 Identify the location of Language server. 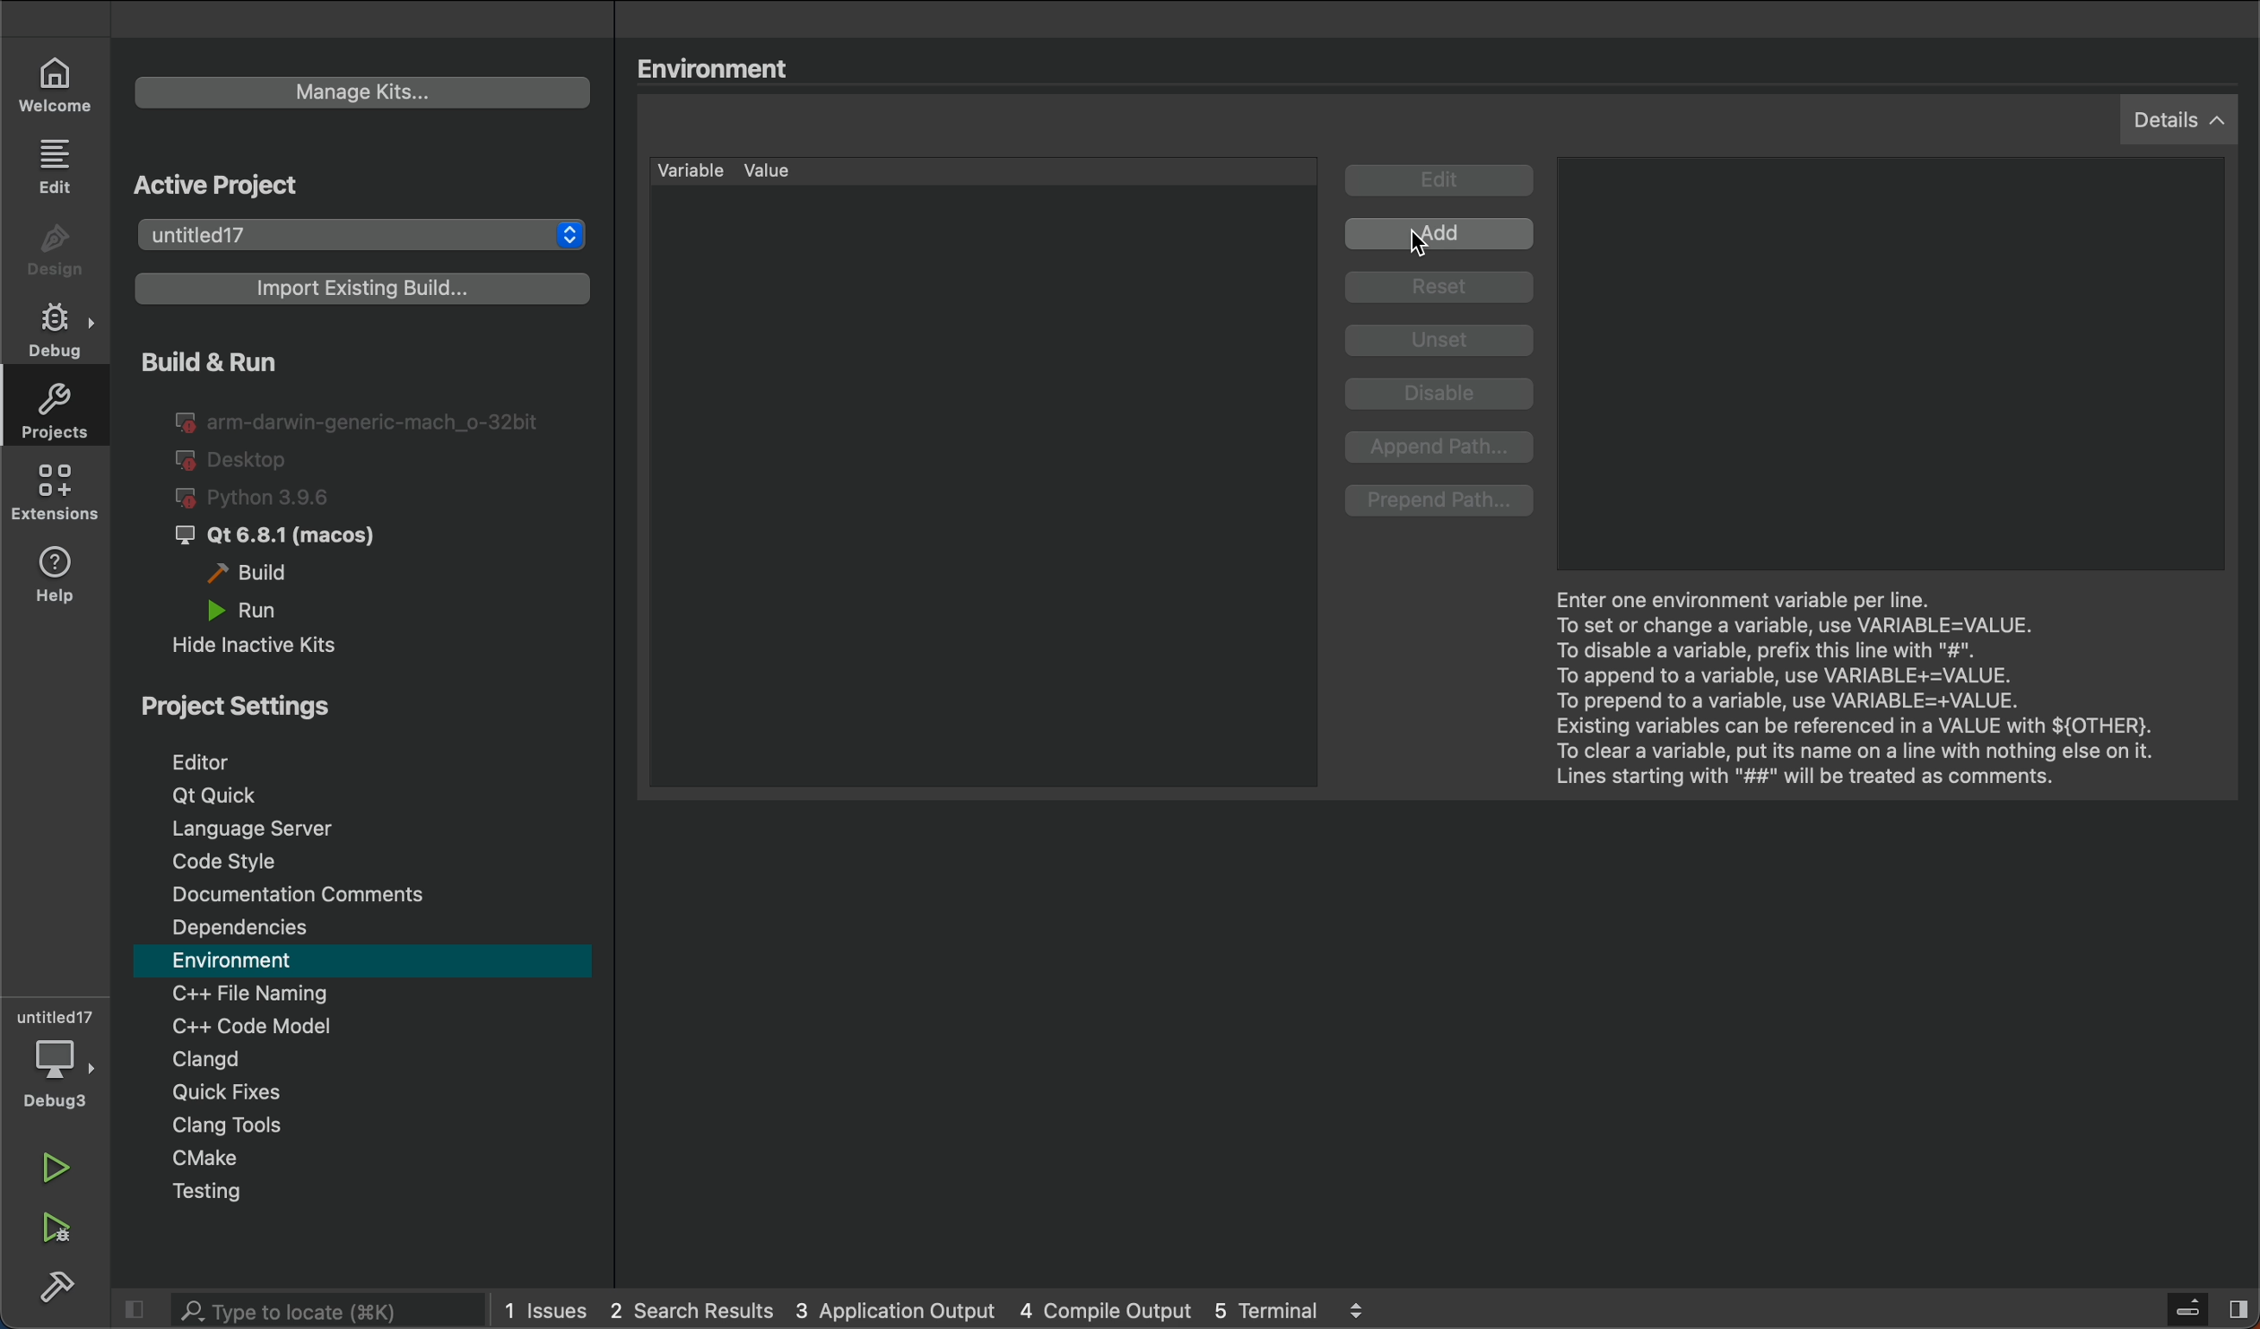
(368, 828).